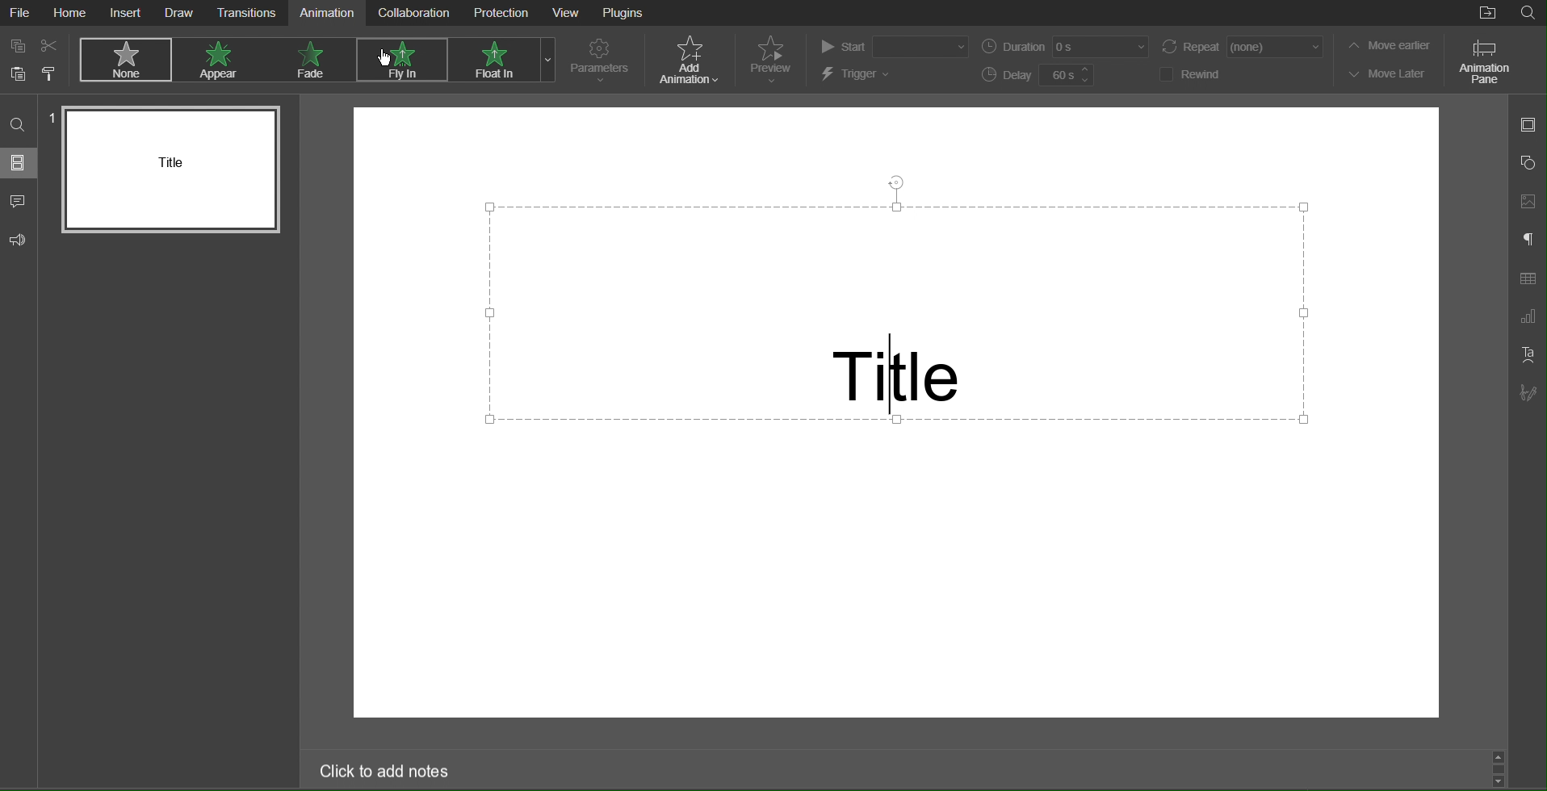 Image resolution: width=1547 pixels, height=791 pixels. I want to click on Image Settings, so click(1528, 203).